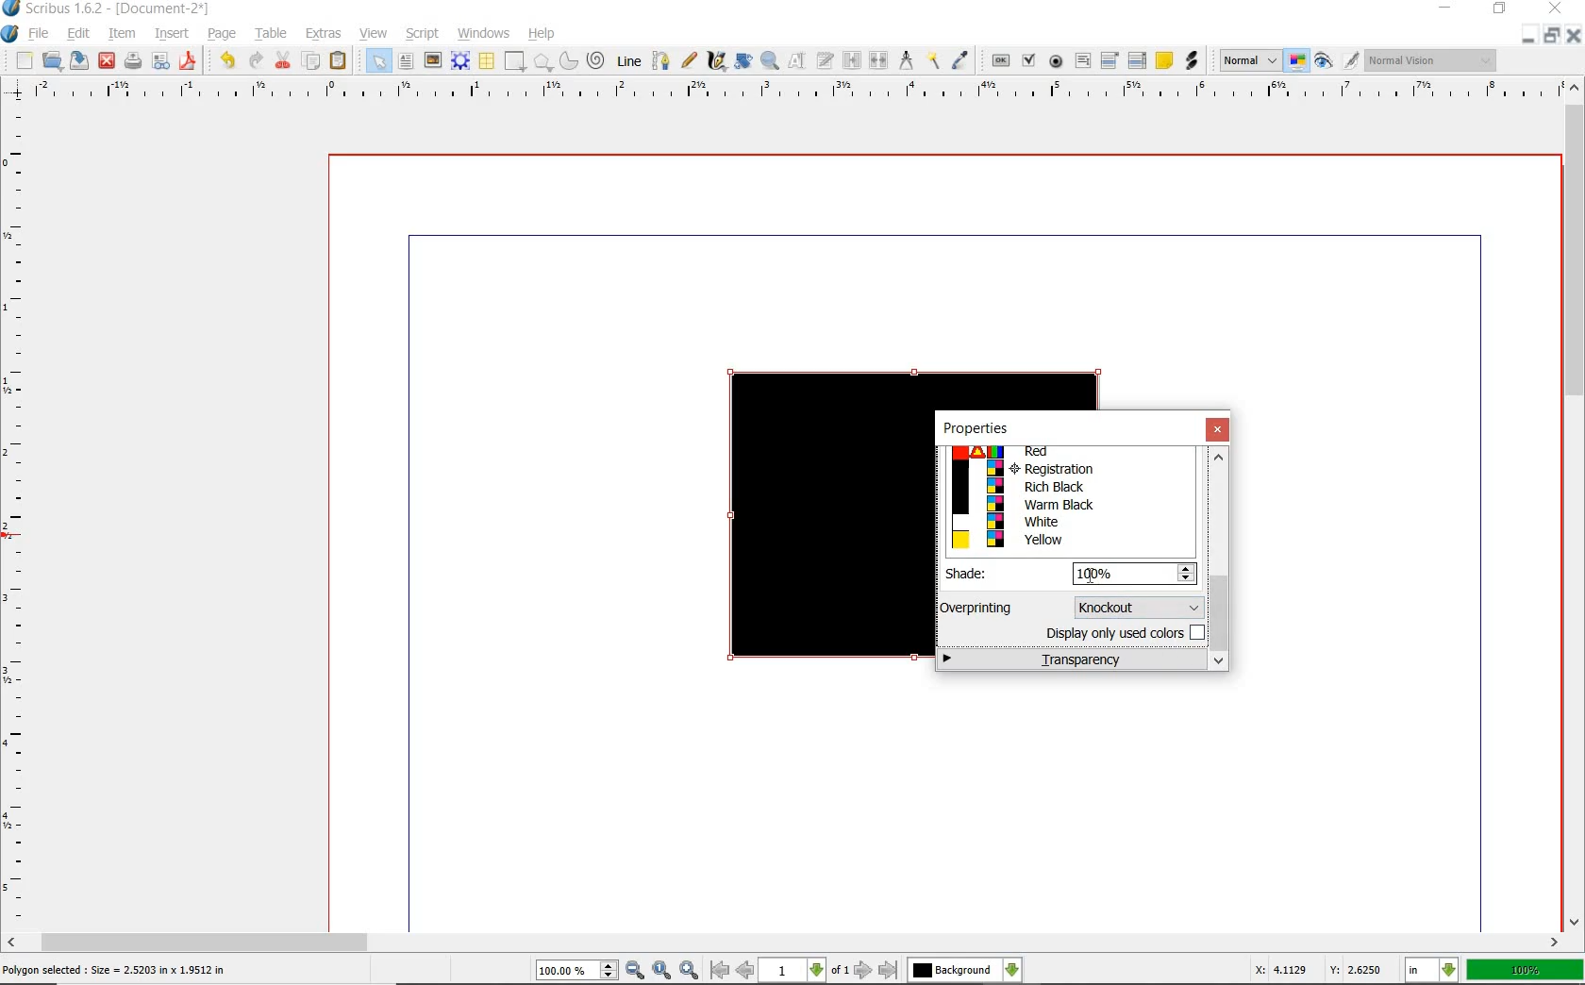  Describe the element at coordinates (1526, 41) in the screenshot. I see `MINIMIZE` at that location.